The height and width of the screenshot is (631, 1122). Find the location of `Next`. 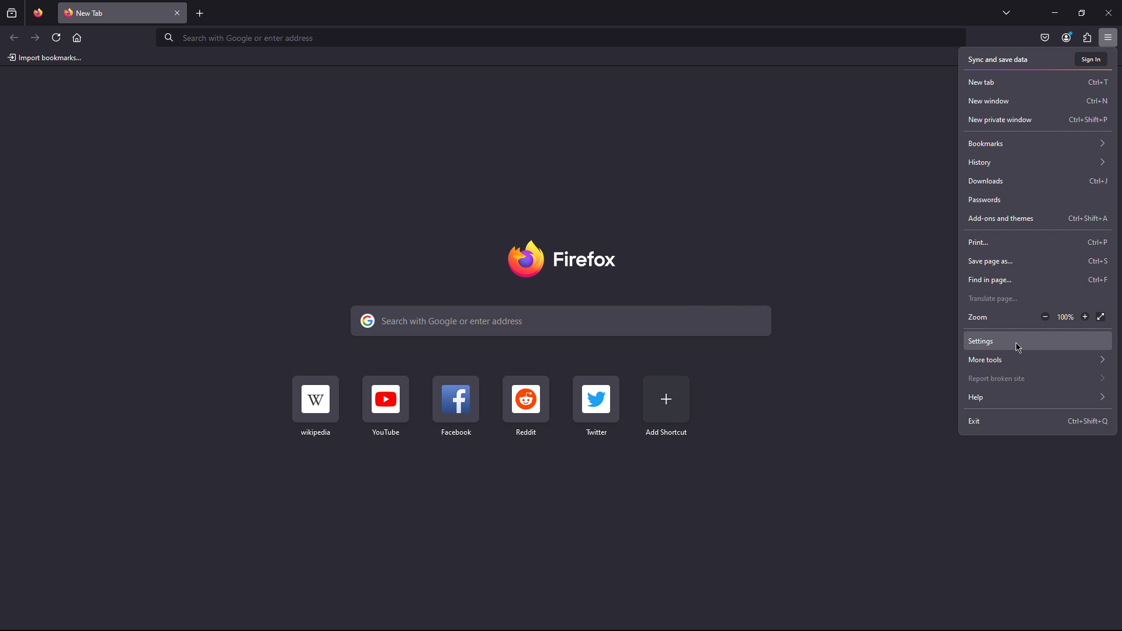

Next is located at coordinates (36, 37).